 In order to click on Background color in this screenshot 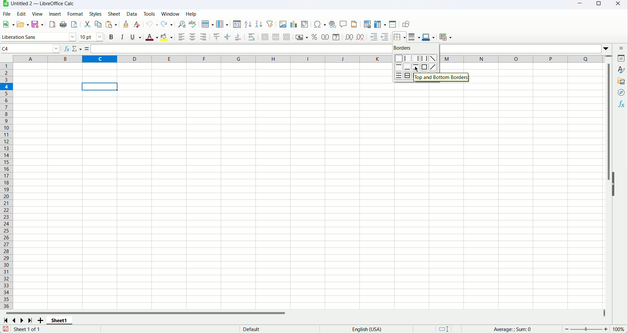, I will do `click(167, 38)`.